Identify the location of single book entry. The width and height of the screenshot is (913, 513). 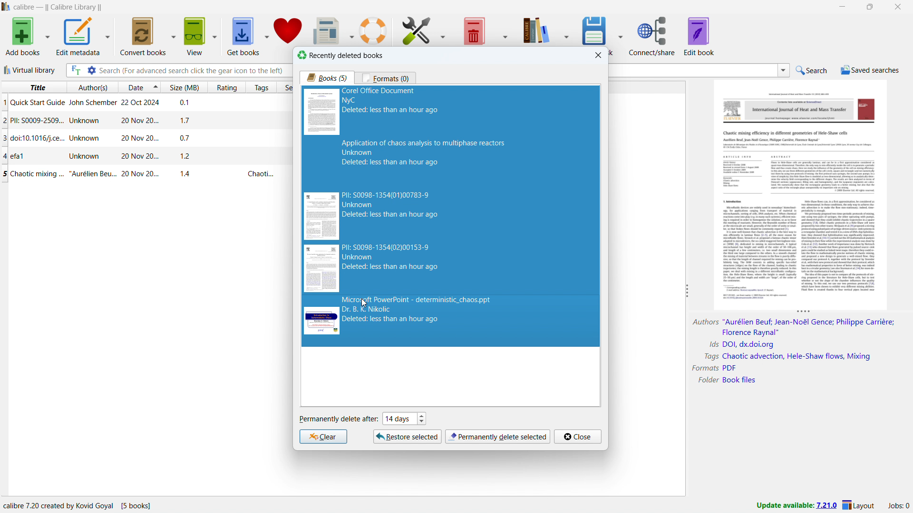
(142, 104).